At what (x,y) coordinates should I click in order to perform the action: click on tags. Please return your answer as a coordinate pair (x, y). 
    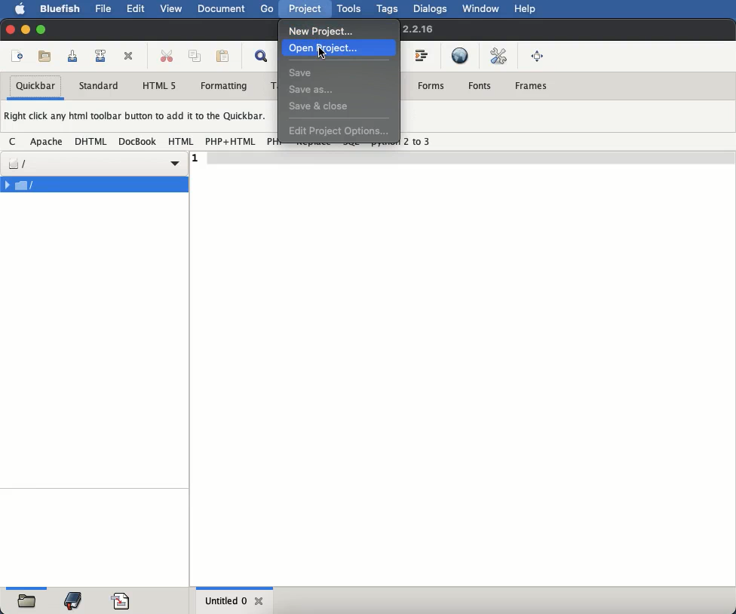
    Looking at the image, I should click on (390, 8).